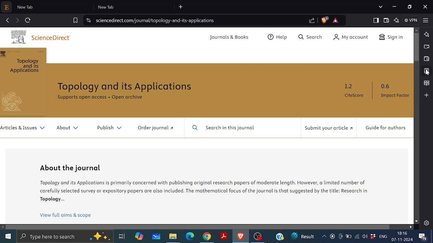 The height and width of the screenshot is (243, 433). What do you see at coordinates (383, 237) in the screenshot?
I see `` at bounding box center [383, 237].